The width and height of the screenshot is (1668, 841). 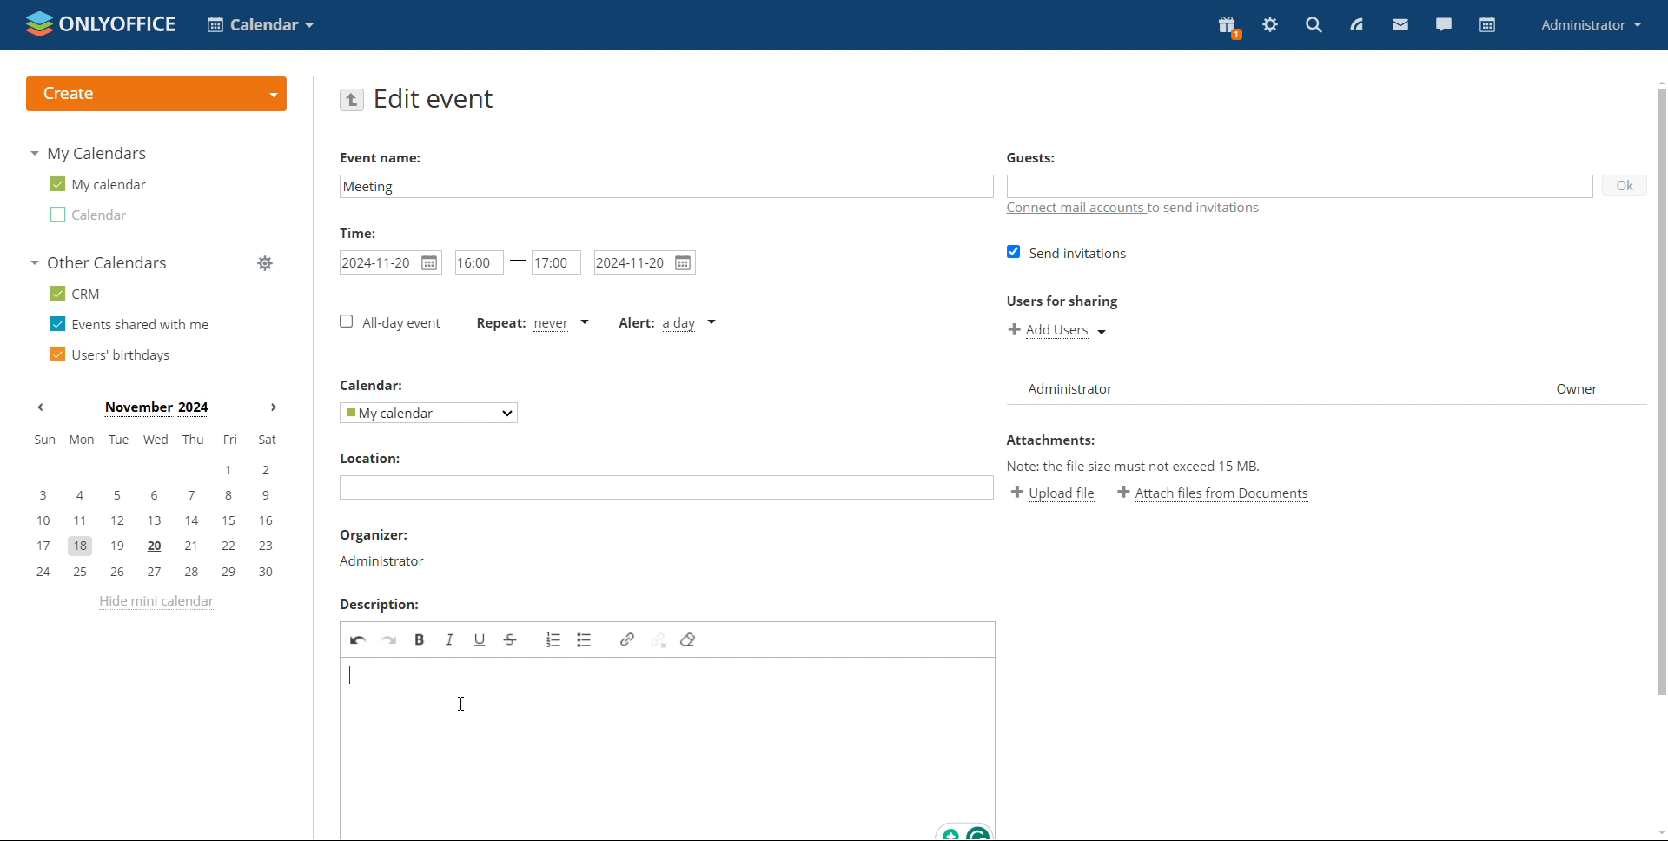 I want to click on undo, so click(x=358, y=639).